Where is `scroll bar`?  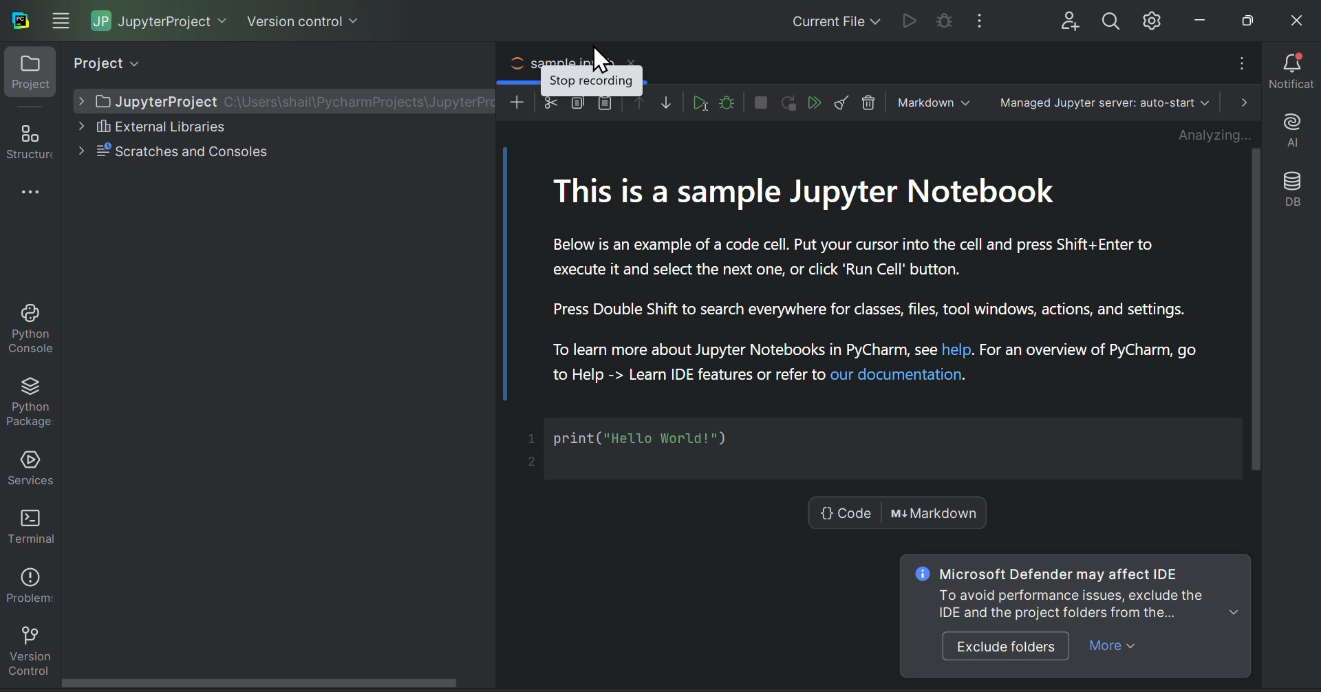
scroll bar is located at coordinates (259, 683).